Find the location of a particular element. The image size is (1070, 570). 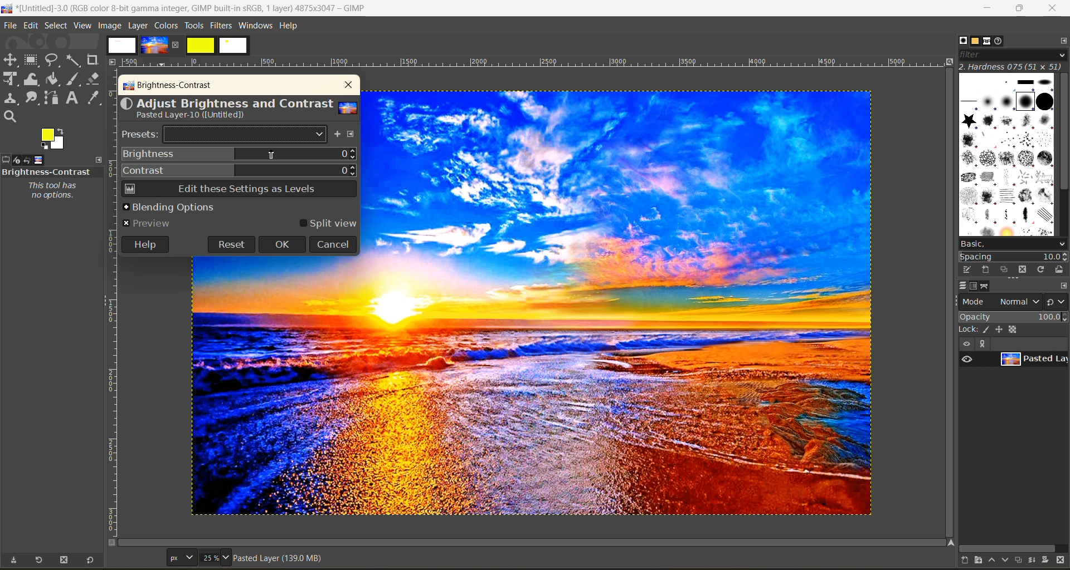

image is located at coordinates (624, 303).